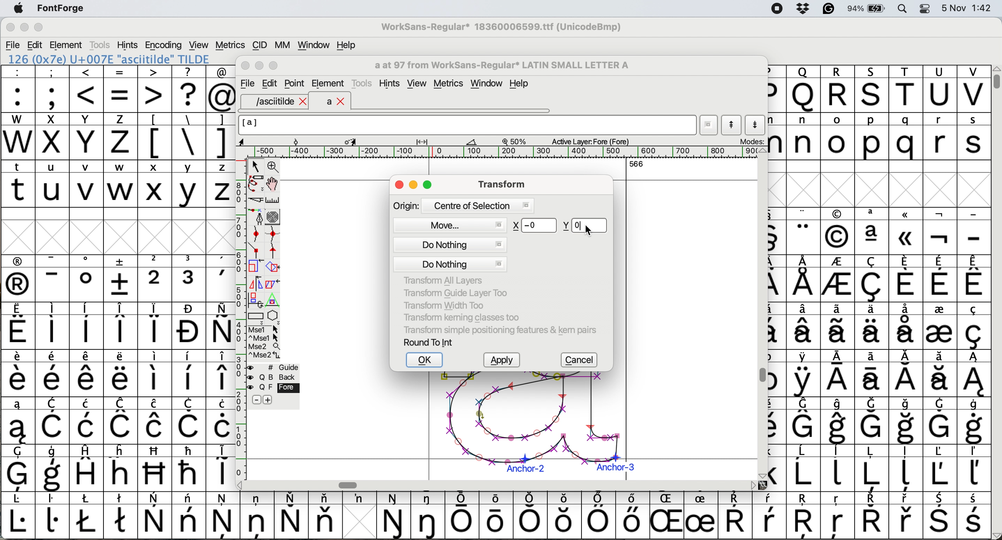 The image size is (1002, 540). Describe the element at coordinates (589, 141) in the screenshot. I see `active layer` at that location.